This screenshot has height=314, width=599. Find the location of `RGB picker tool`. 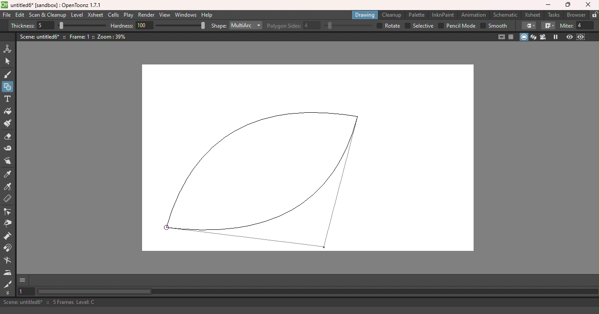

RGB picker tool is located at coordinates (8, 187).